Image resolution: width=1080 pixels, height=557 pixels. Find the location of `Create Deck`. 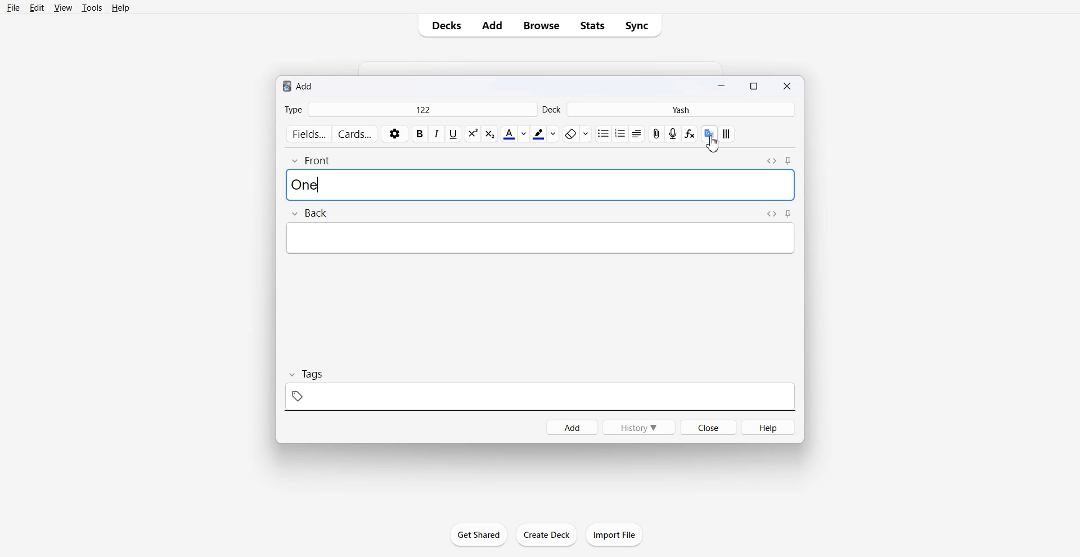

Create Deck is located at coordinates (546, 534).